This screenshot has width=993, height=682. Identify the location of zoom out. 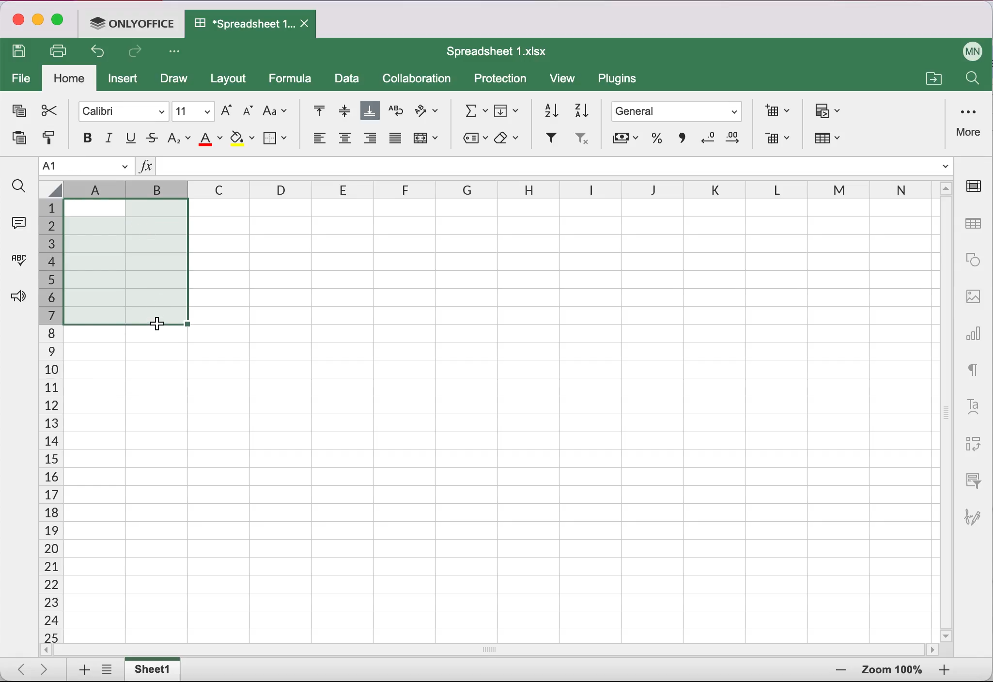
(944, 671).